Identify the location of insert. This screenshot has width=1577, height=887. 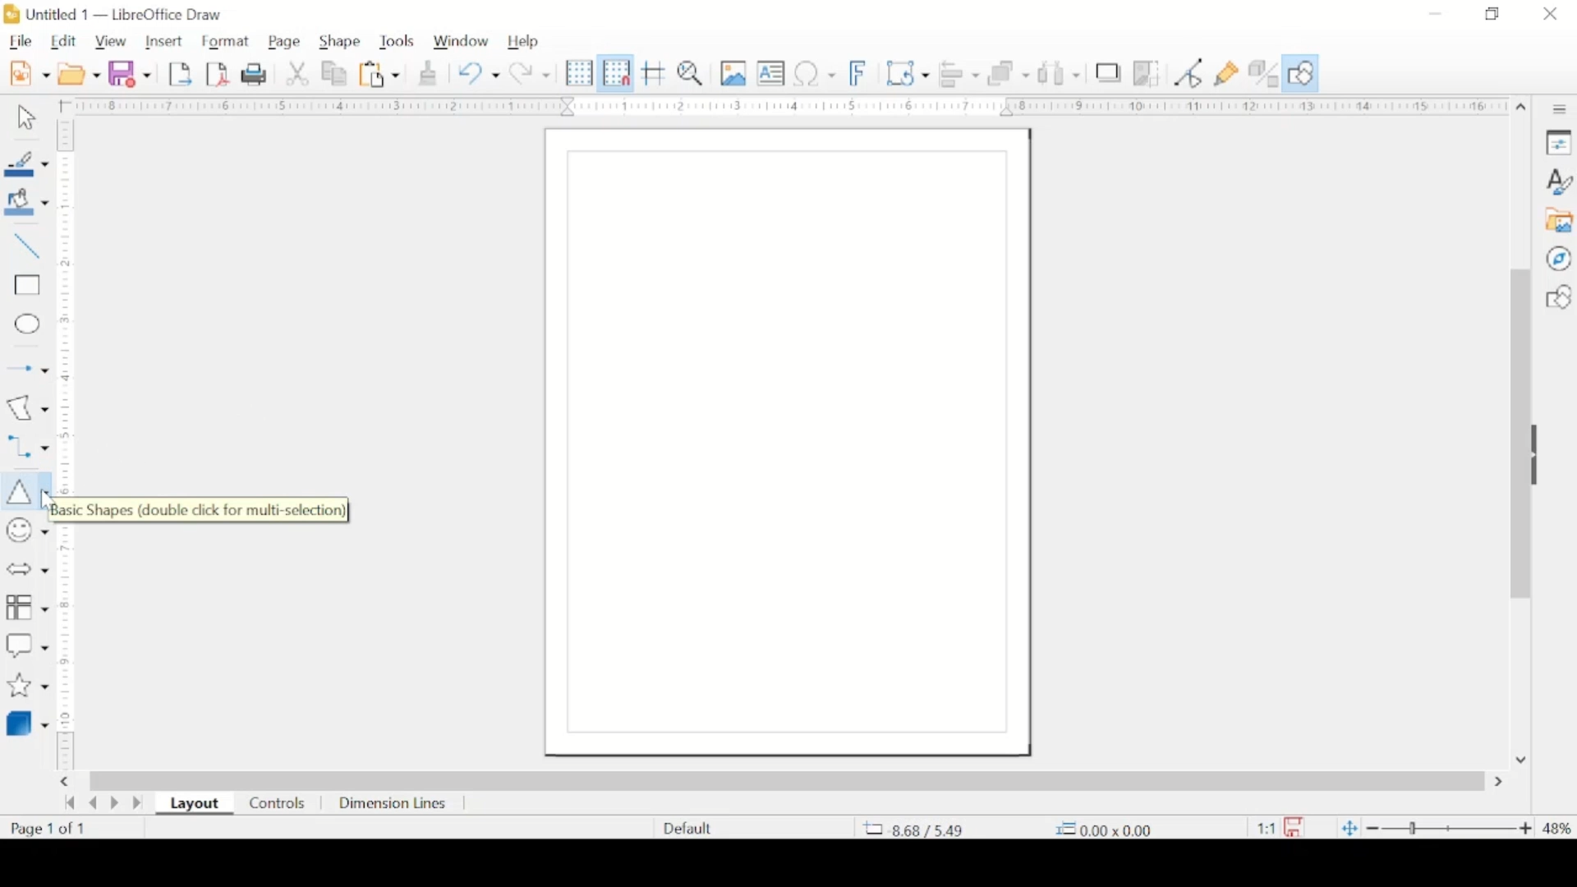
(166, 42).